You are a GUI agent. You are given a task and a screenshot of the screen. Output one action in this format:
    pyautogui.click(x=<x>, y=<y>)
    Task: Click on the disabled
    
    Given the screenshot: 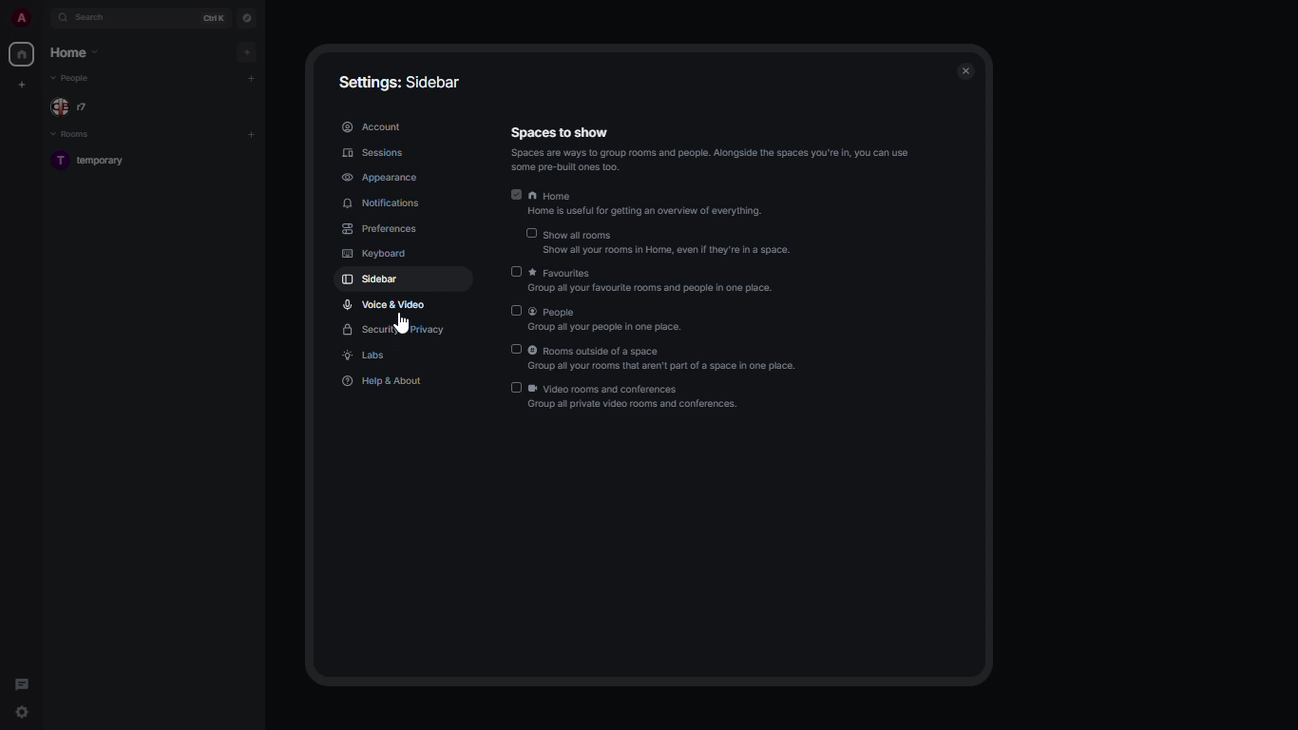 What is the action you would take?
    pyautogui.click(x=514, y=311)
    